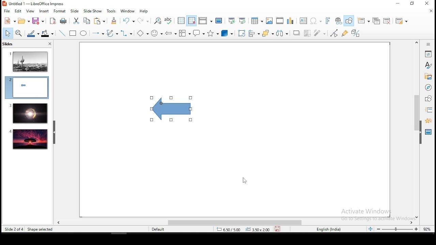 This screenshot has width=436, height=245. Describe the element at coordinates (112, 11) in the screenshot. I see `tools` at that location.